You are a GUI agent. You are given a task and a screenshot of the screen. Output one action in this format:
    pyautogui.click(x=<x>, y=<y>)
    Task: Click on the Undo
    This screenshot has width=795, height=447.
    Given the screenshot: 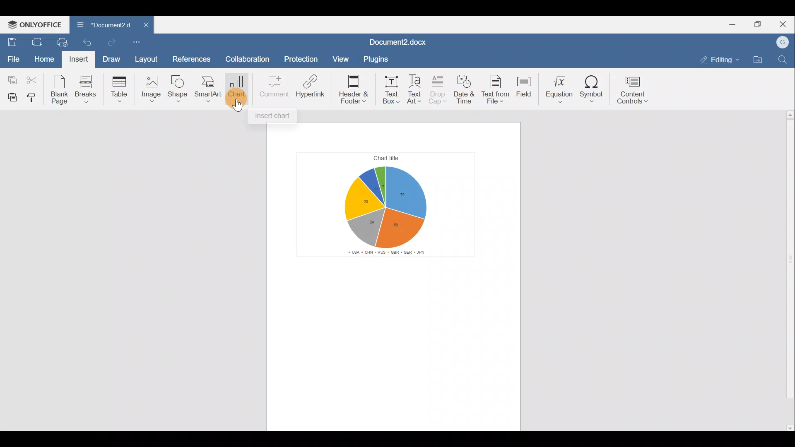 What is the action you would take?
    pyautogui.click(x=89, y=41)
    